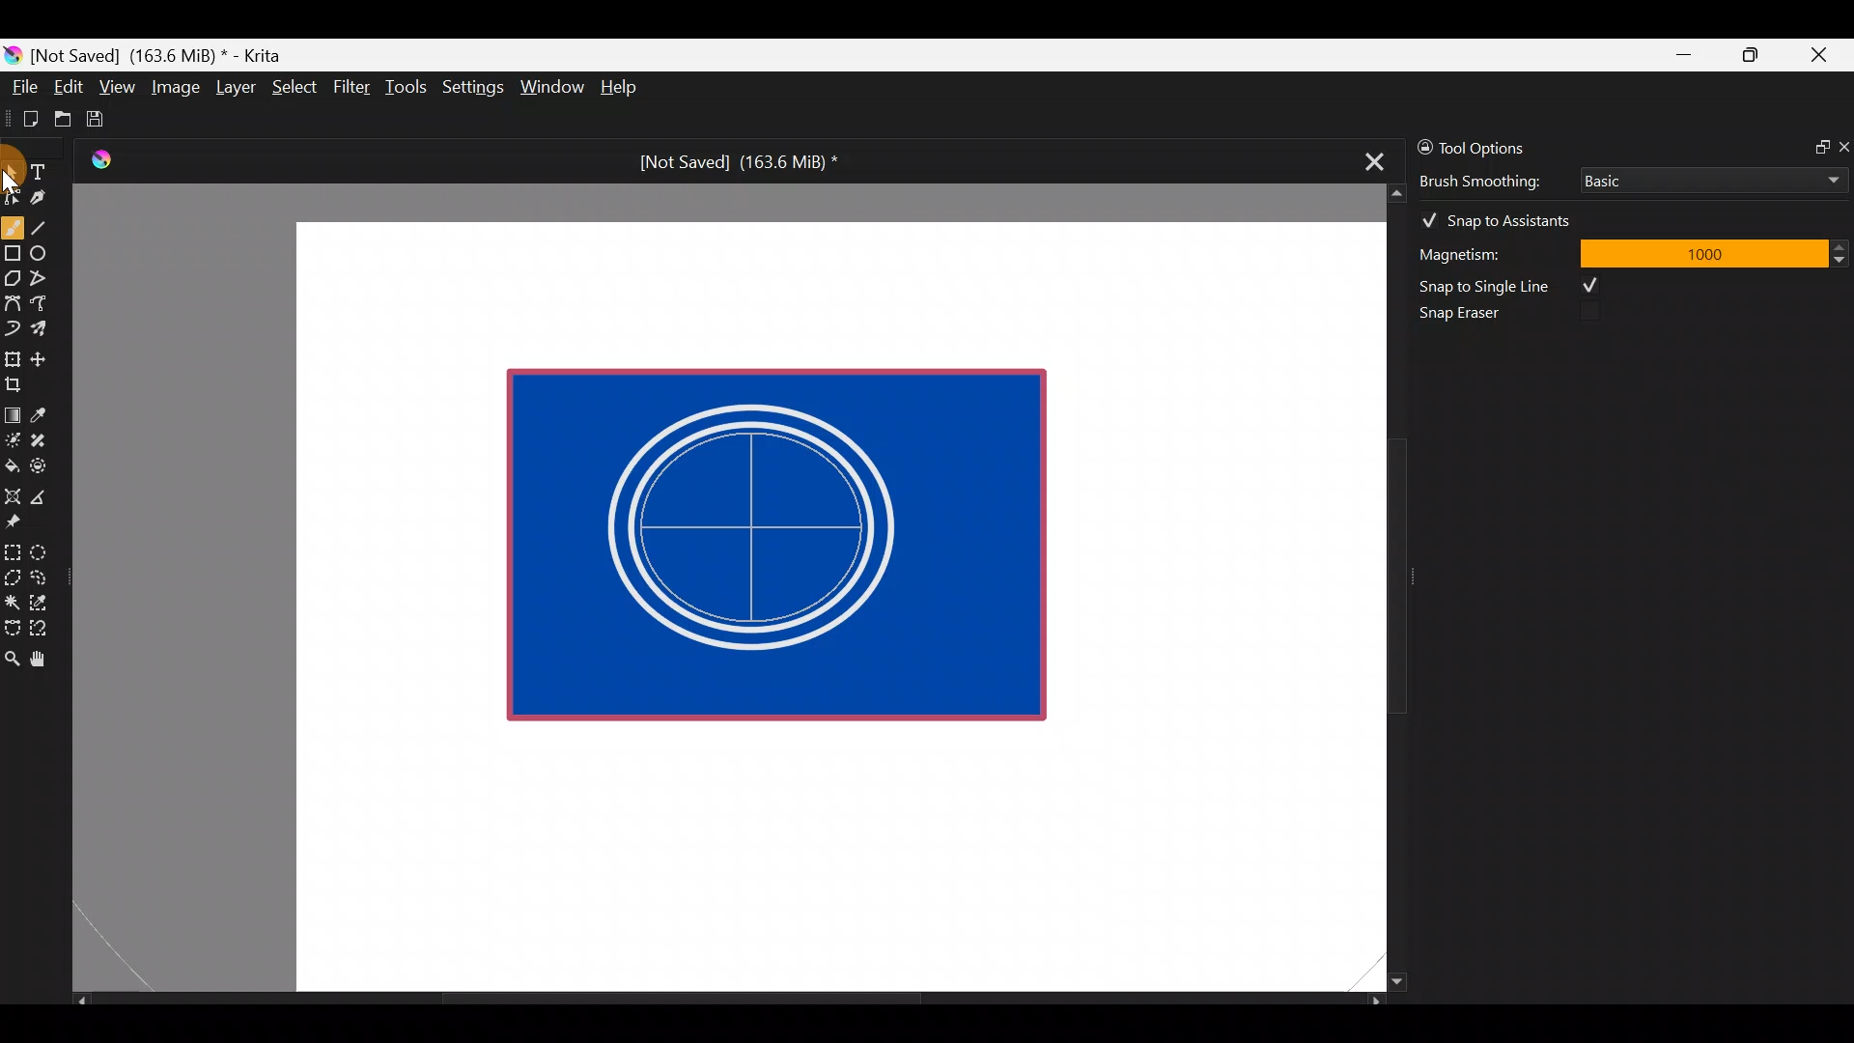  Describe the element at coordinates (12, 597) in the screenshot. I see `Contiguous selection tool` at that location.